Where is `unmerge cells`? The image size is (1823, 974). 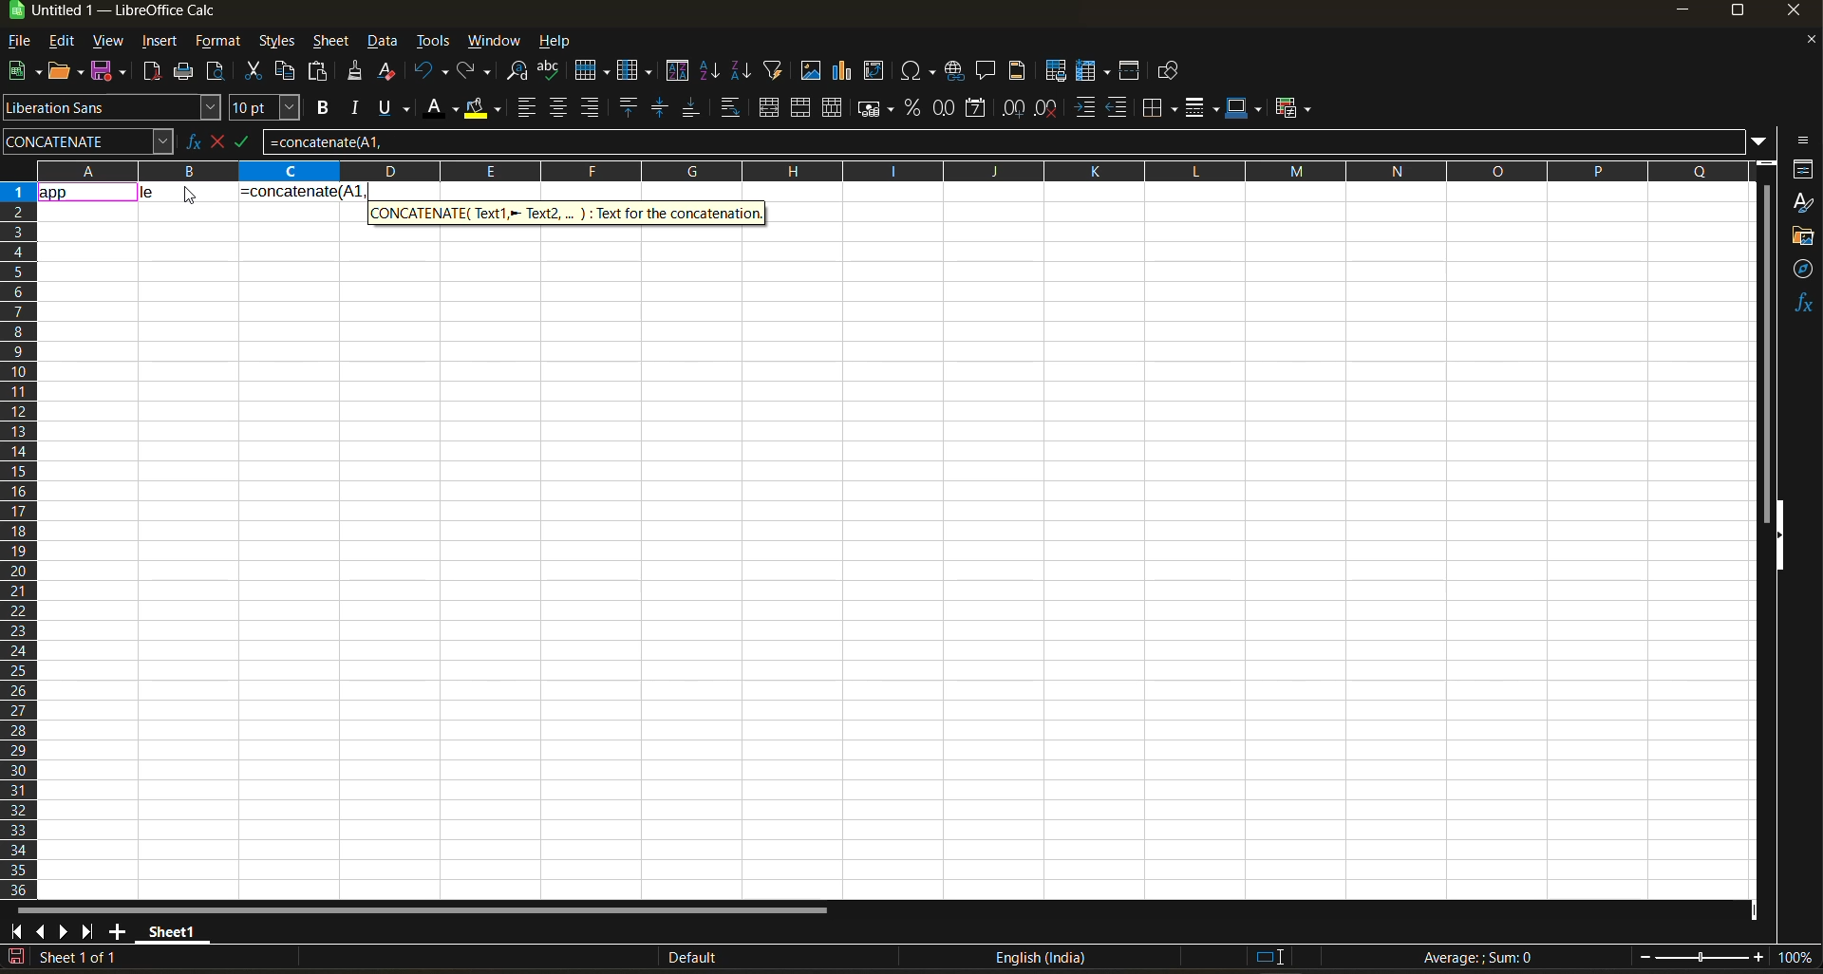 unmerge cells is located at coordinates (835, 108).